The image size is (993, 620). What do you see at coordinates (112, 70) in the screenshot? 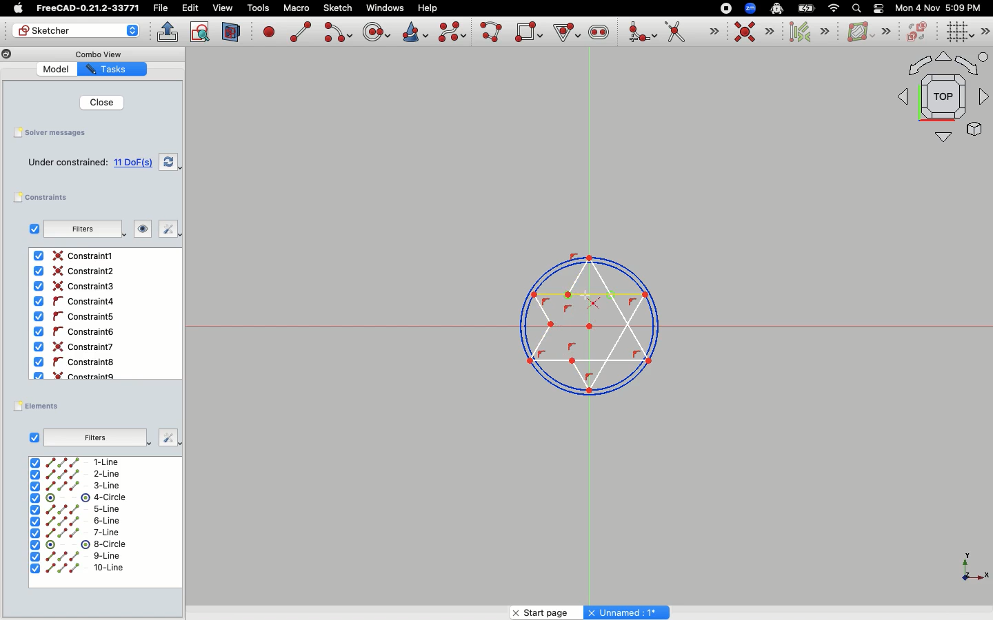
I see `Tasks` at bounding box center [112, 70].